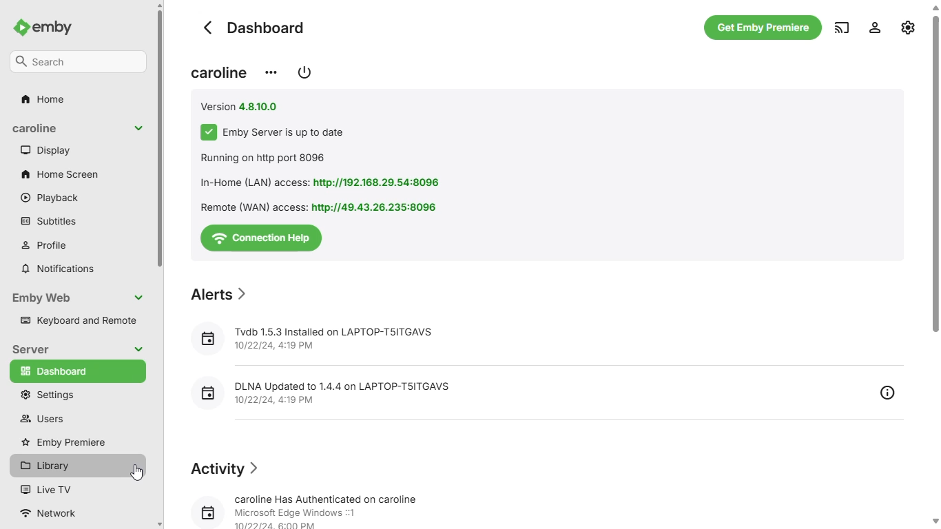  Describe the element at coordinates (316, 335) in the screenshot. I see `fg Tv 153 Installed on LAPTOP-TSITGAVS
10/22/24, 4:19 PM` at that location.